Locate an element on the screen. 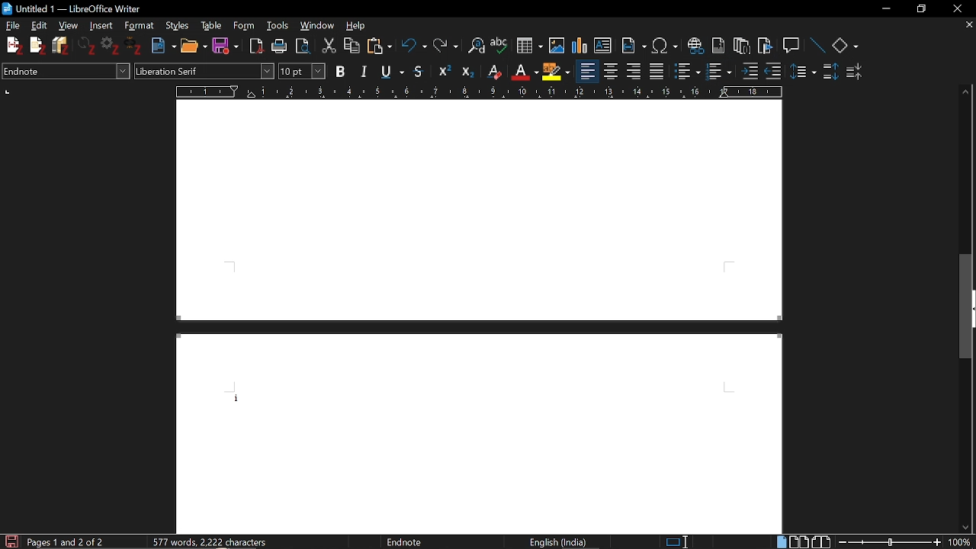  Windows is located at coordinates (319, 25).